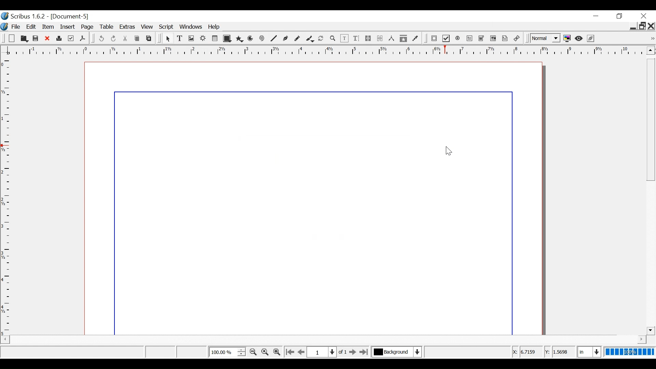 Image resolution: width=656 pixels, height=369 pixels. What do you see at coordinates (632, 339) in the screenshot?
I see `horizontal bar` at bounding box center [632, 339].